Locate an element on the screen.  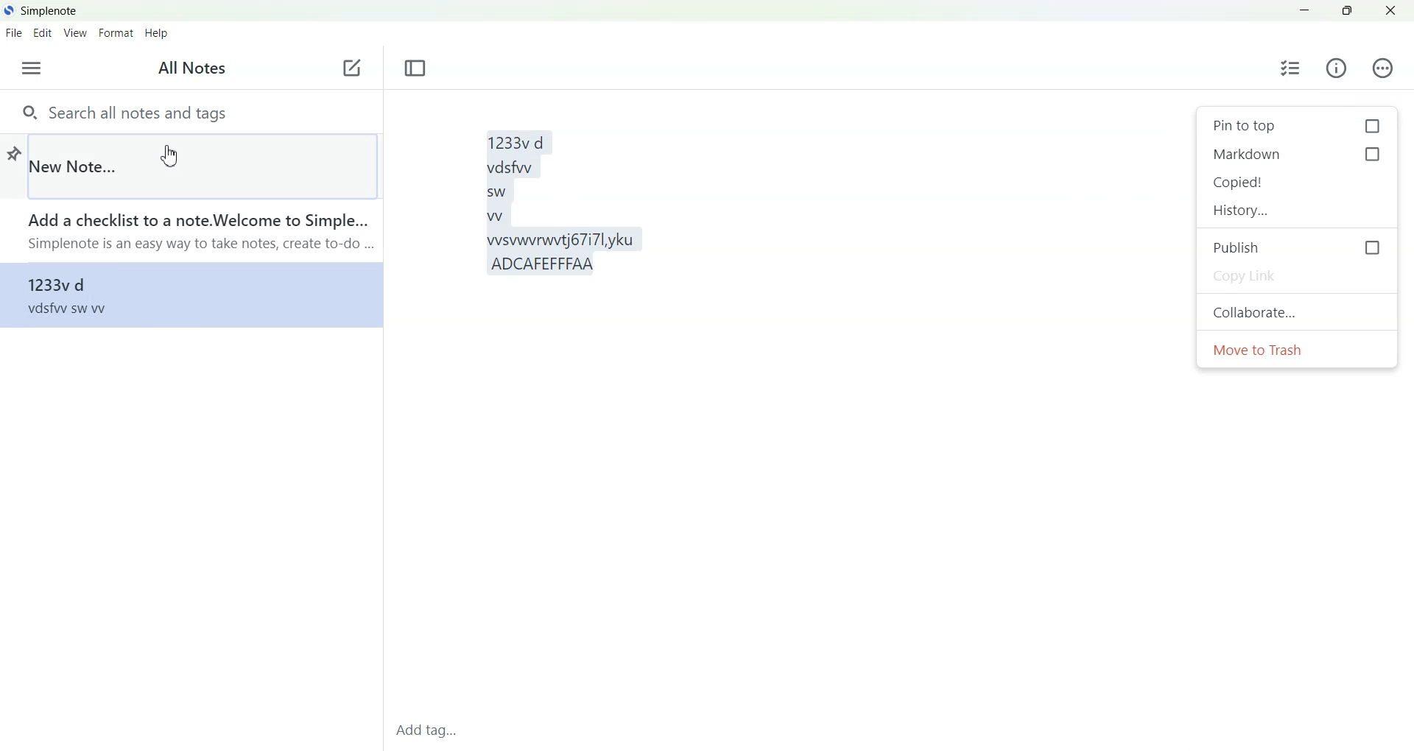
Publish is located at coordinates (1297, 247).